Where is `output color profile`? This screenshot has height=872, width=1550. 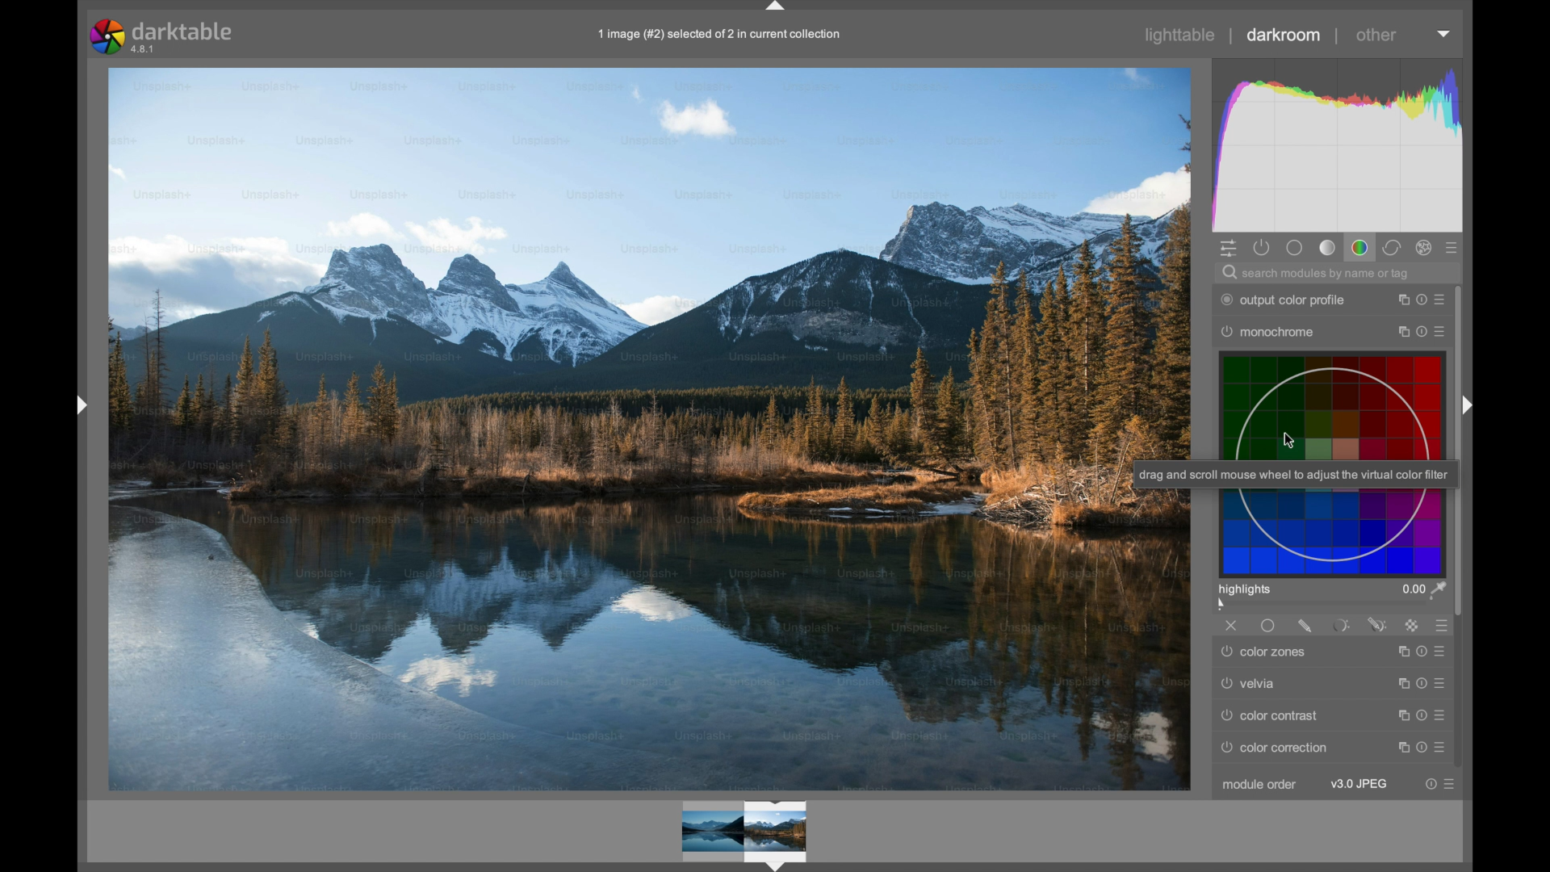 output color profile is located at coordinates (1284, 300).